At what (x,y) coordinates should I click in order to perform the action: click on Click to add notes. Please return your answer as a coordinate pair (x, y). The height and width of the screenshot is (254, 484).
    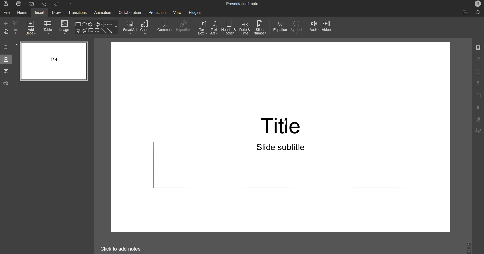
    Looking at the image, I should click on (121, 248).